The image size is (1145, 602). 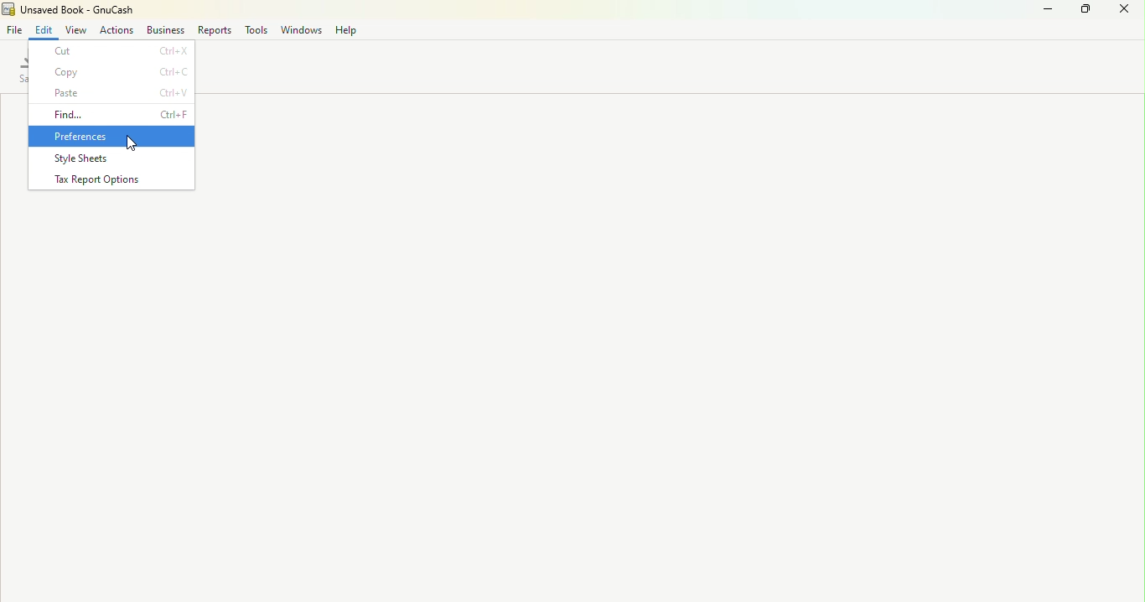 What do you see at coordinates (166, 31) in the screenshot?
I see `Business` at bounding box center [166, 31].